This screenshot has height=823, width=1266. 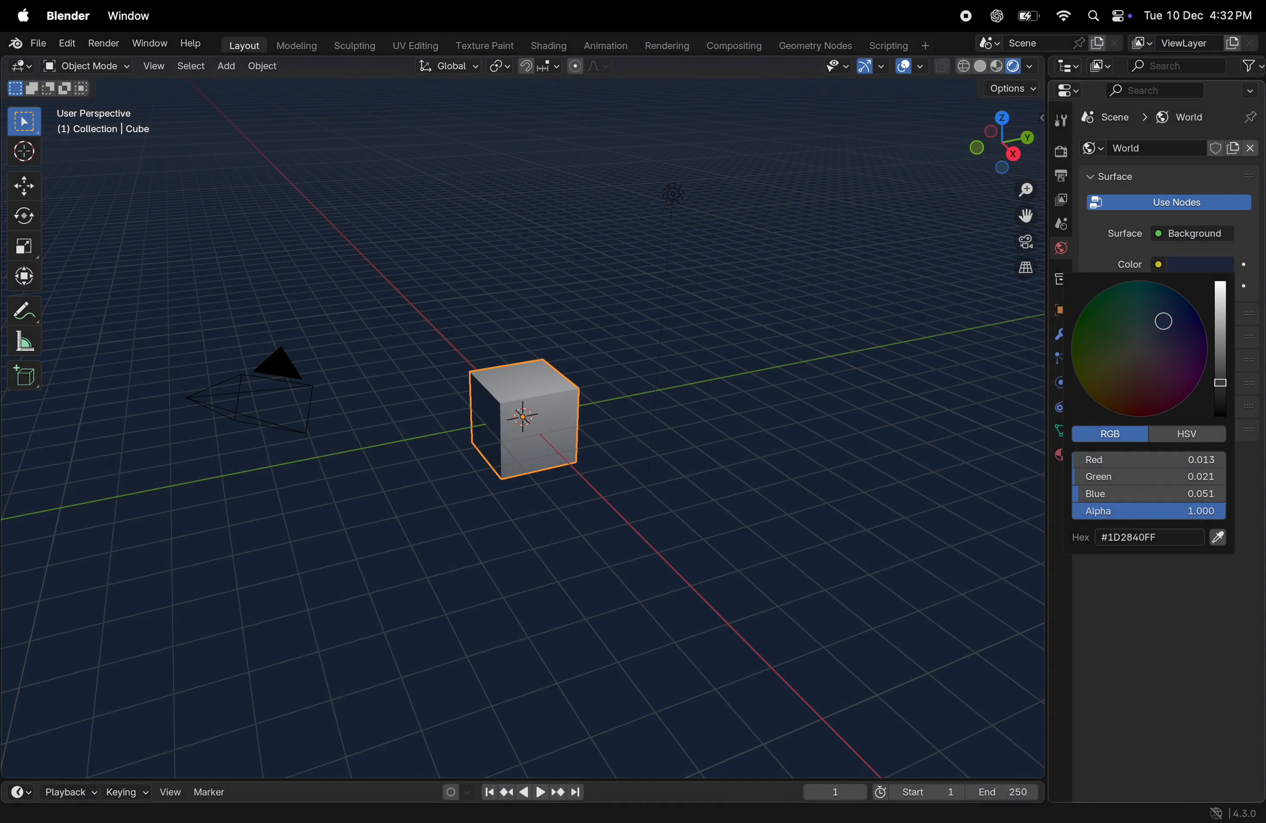 I want to click on Rgb, so click(x=1114, y=433).